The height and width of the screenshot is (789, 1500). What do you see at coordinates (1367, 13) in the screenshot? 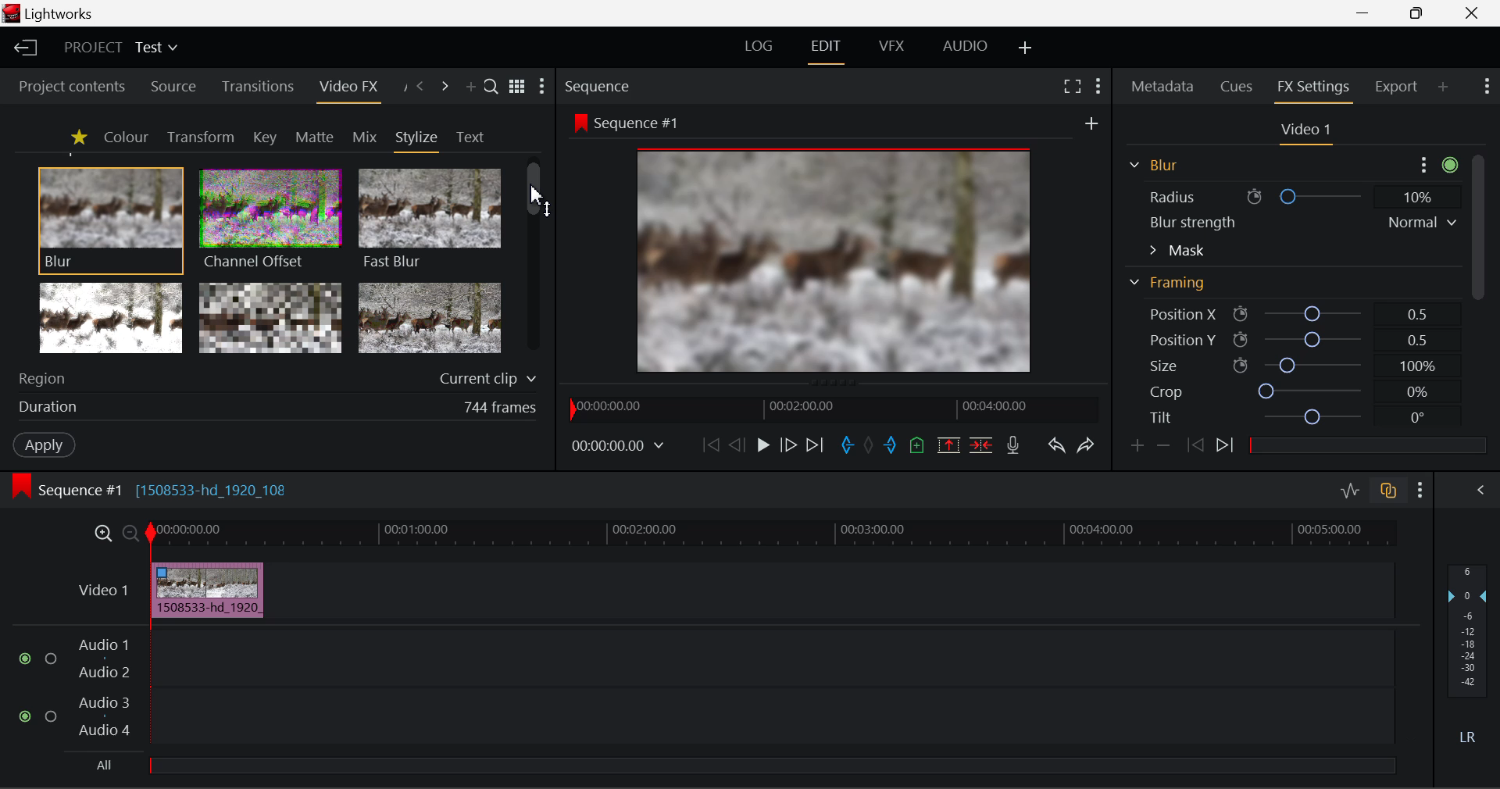
I see `Restore Down` at bounding box center [1367, 13].